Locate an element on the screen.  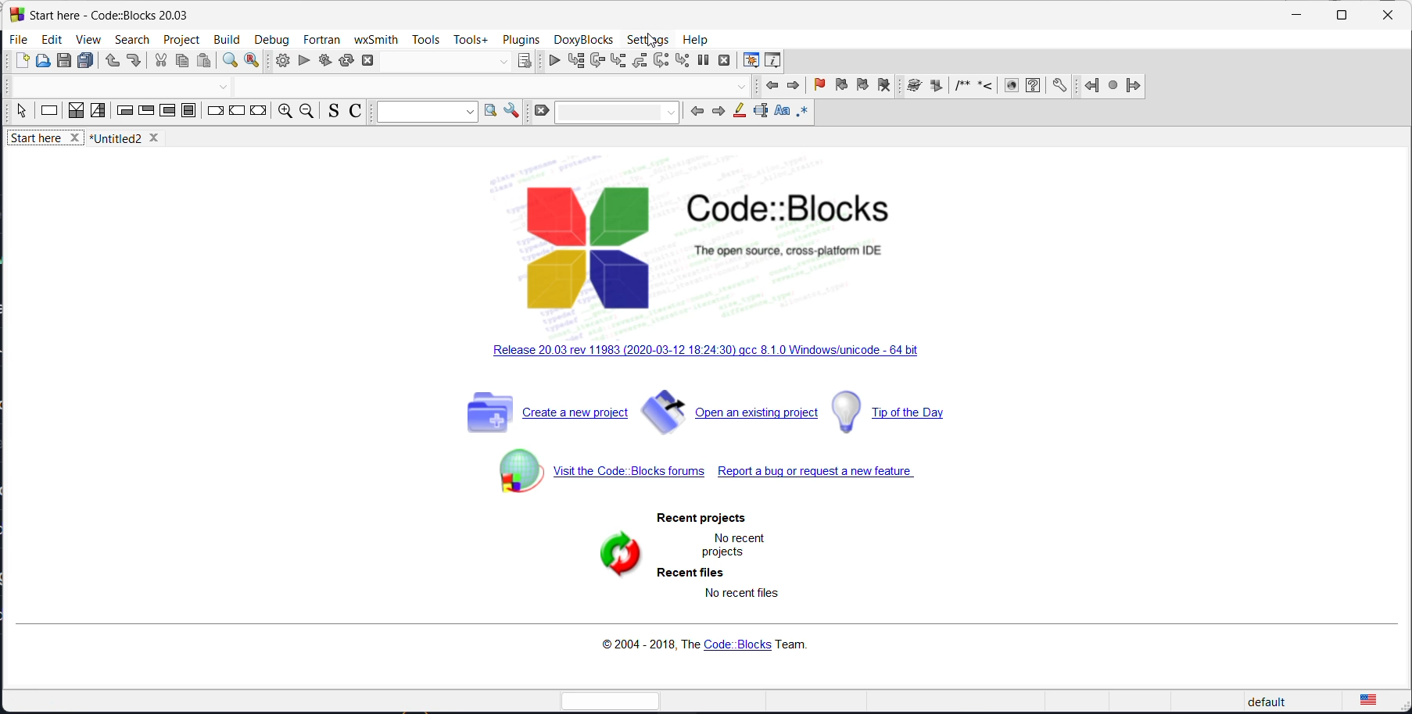
text select is located at coordinates (759, 115).